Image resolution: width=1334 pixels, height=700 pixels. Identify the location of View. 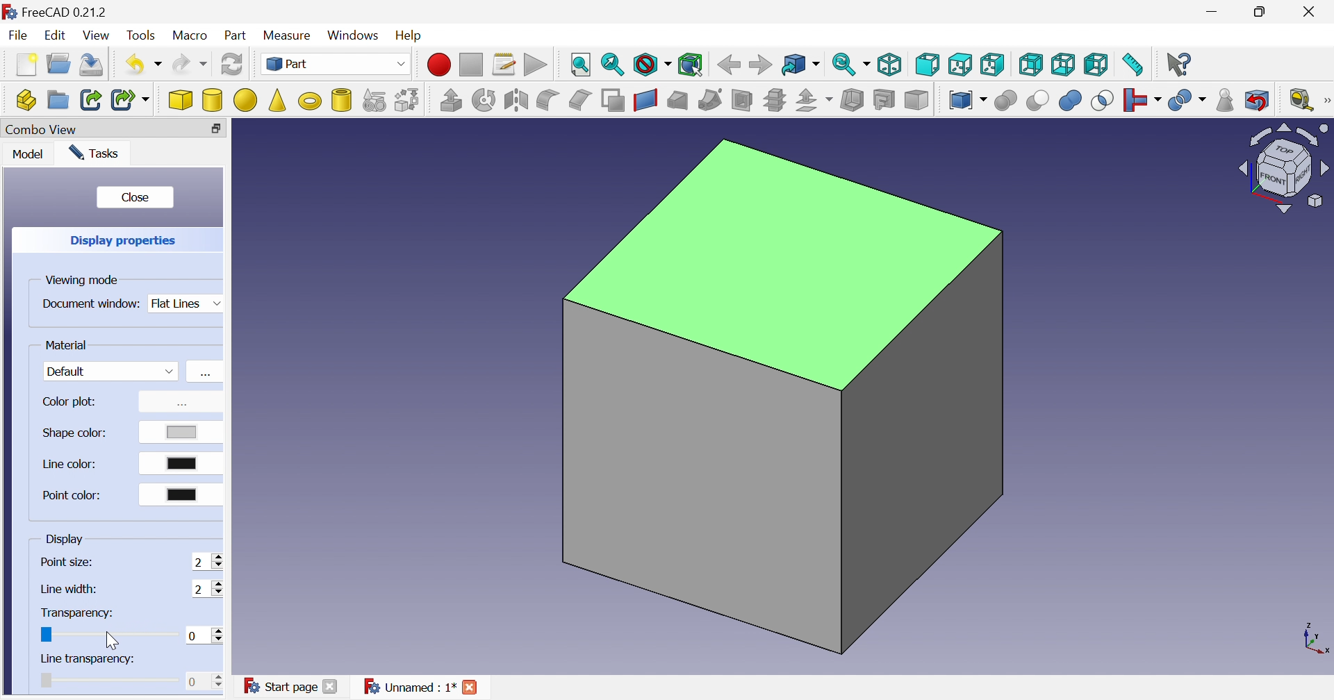
(98, 35).